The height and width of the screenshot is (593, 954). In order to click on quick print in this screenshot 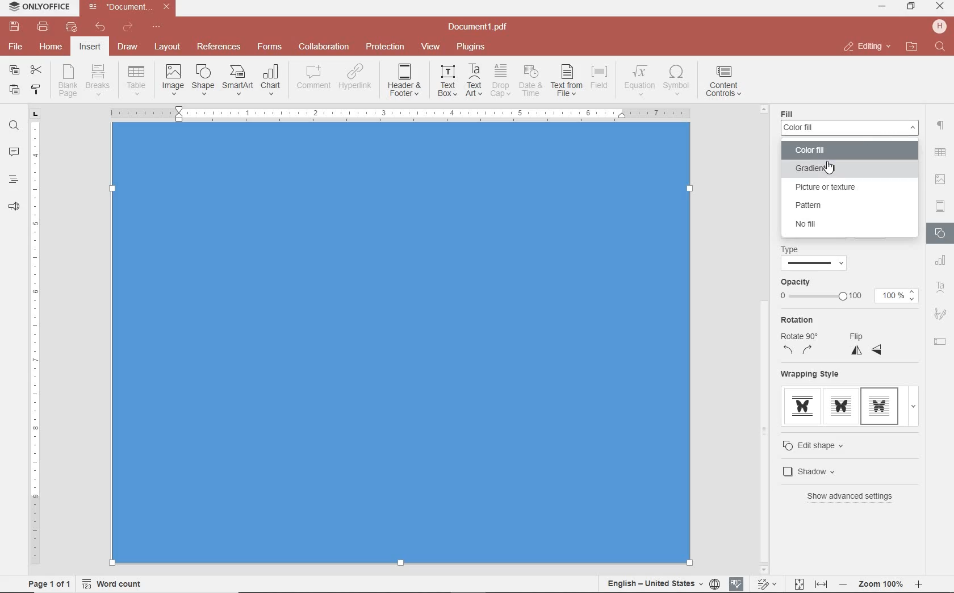, I will do `click(70, 27)`.